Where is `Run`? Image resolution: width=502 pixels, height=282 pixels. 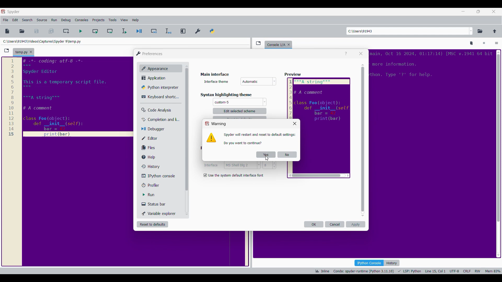
Run is located at coordinates (161, 195).